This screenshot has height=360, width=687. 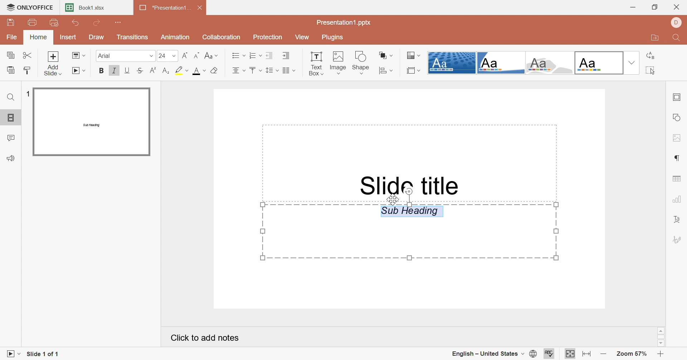 I want to click on Official, so click(x=599, y=62).